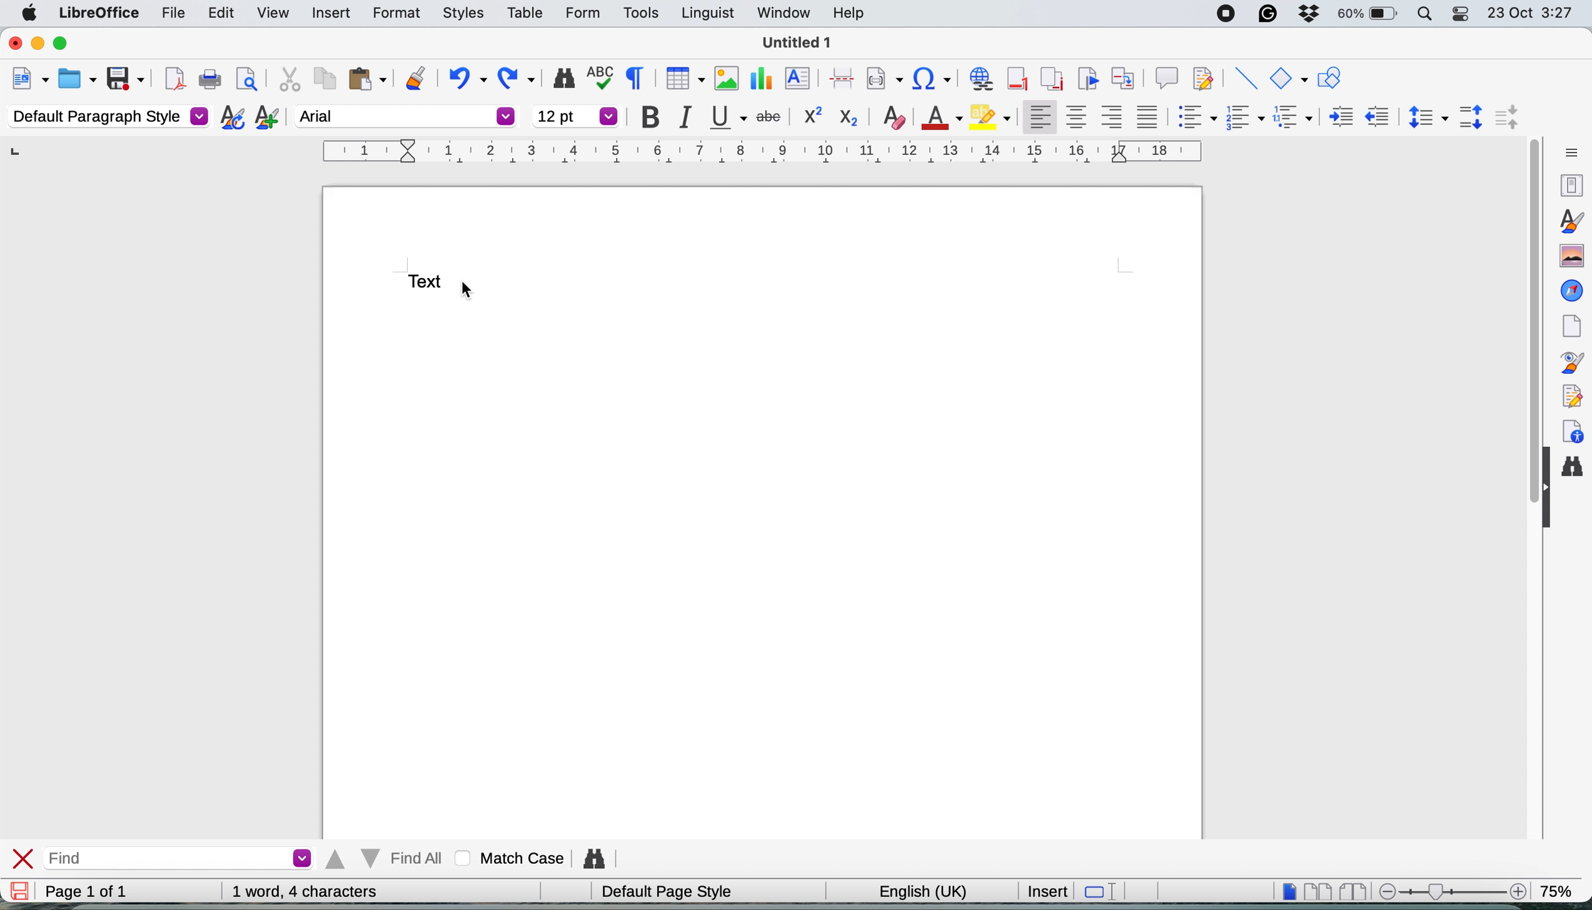 The width and height of the screenshot is (1592, 910). I want to click on insert table, so click(682, 79).